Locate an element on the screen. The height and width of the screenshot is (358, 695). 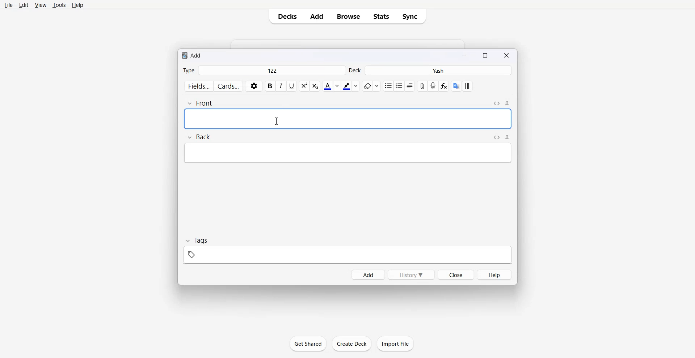
History is located at coordinates (411, 274).